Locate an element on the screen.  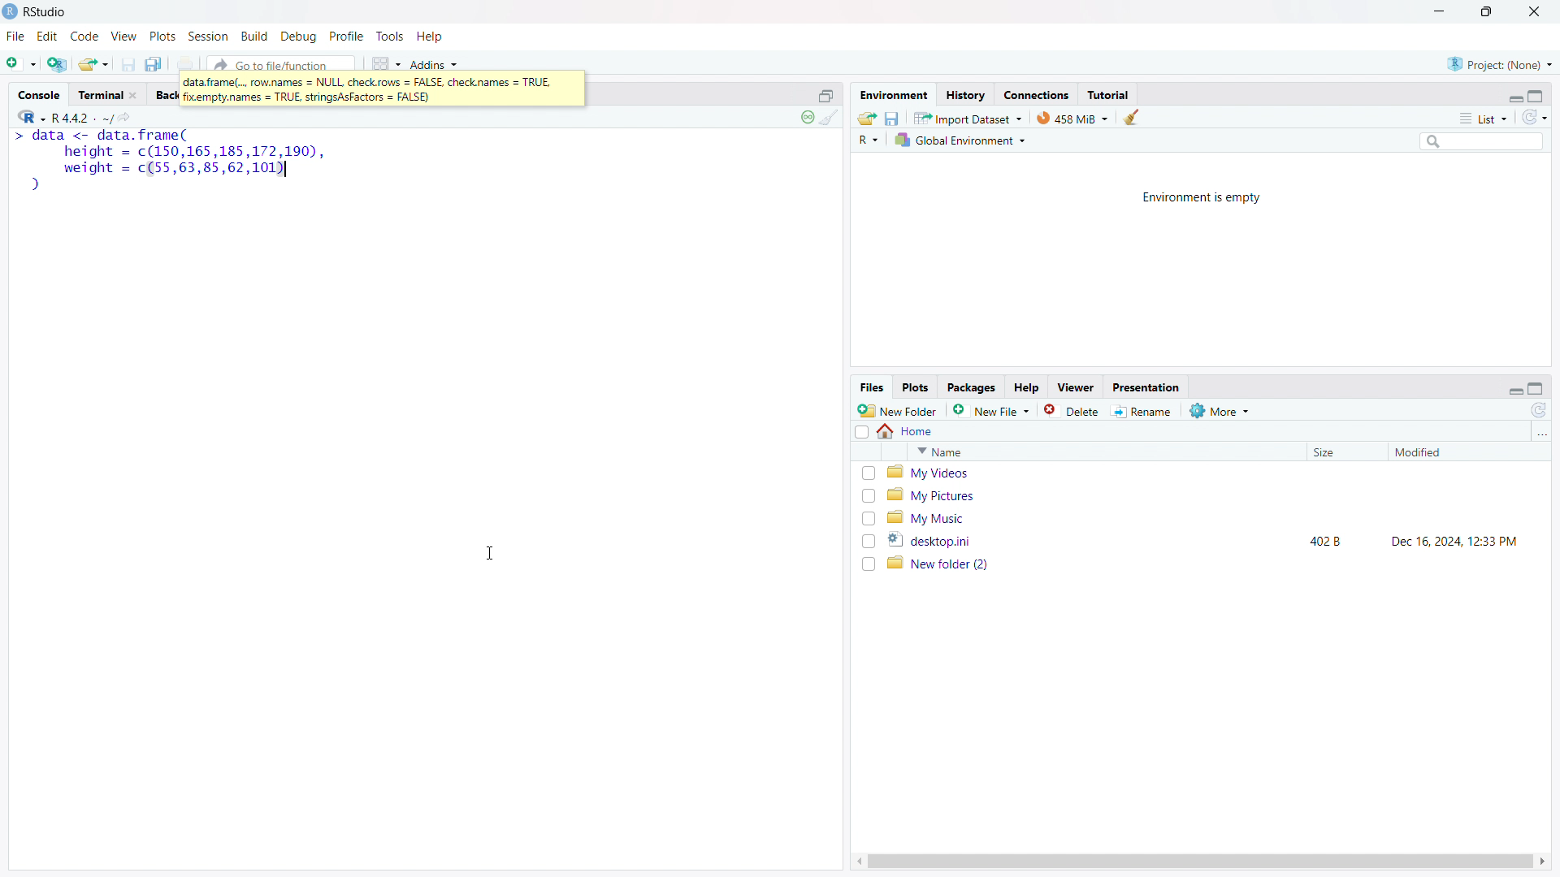
addins is located at coordinates (435, 61).